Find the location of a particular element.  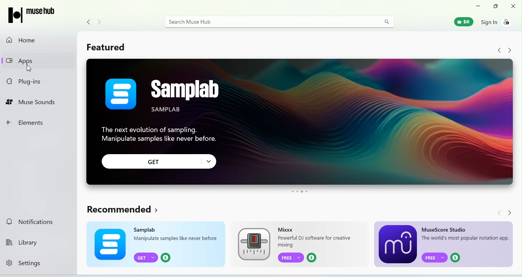

Buy Now is located at coordinates (458, 257).